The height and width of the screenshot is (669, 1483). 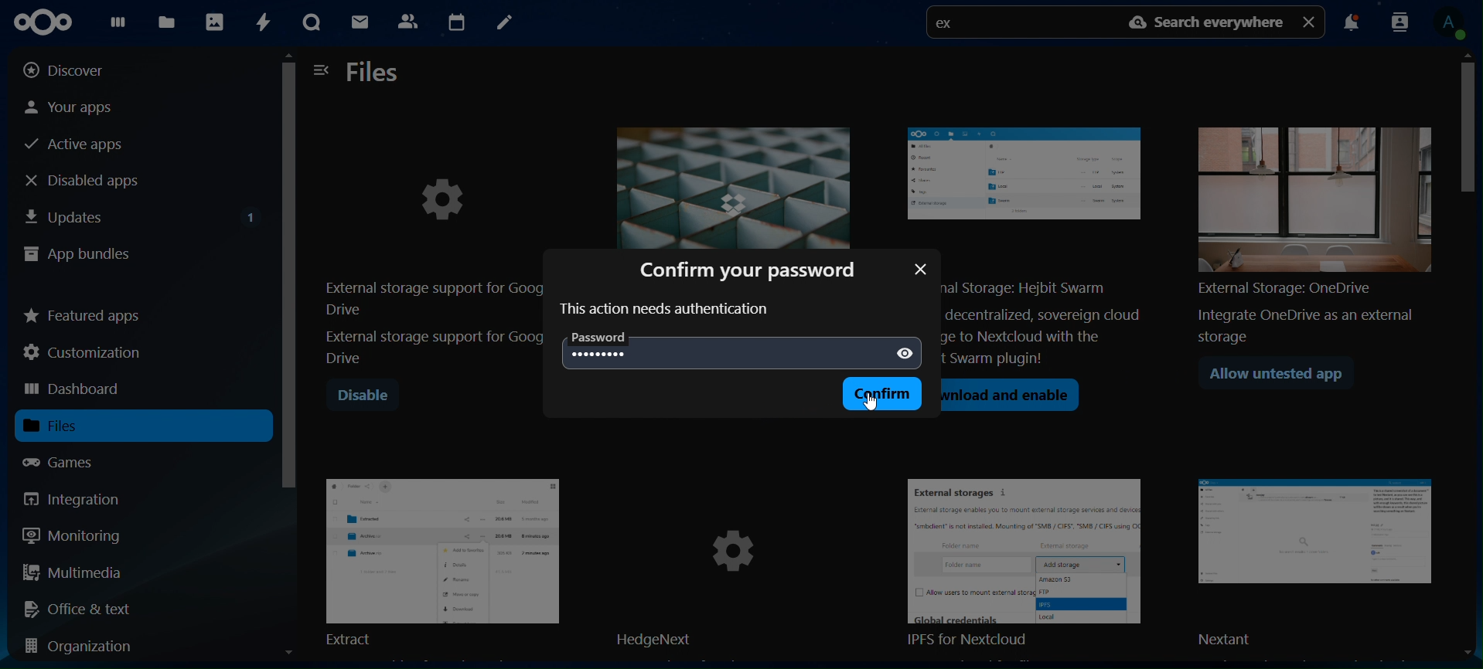 I want to click on monitoring, so click(x=73, y=535).